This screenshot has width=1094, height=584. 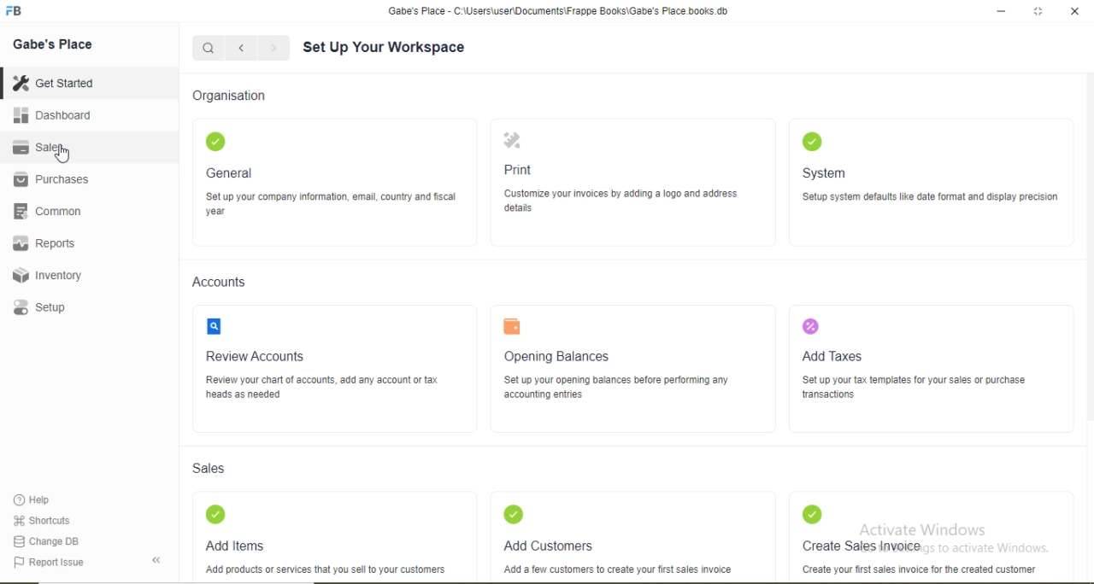 I want to click on ‘Set up your opening balances before performing any
‘accounting entries., so click(x=620, y=389).